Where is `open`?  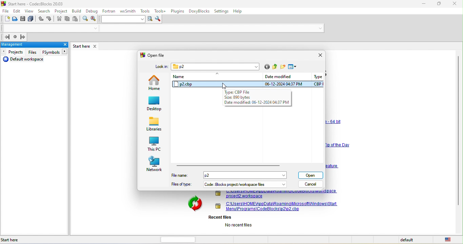 open is located at coordinates (310, 175).